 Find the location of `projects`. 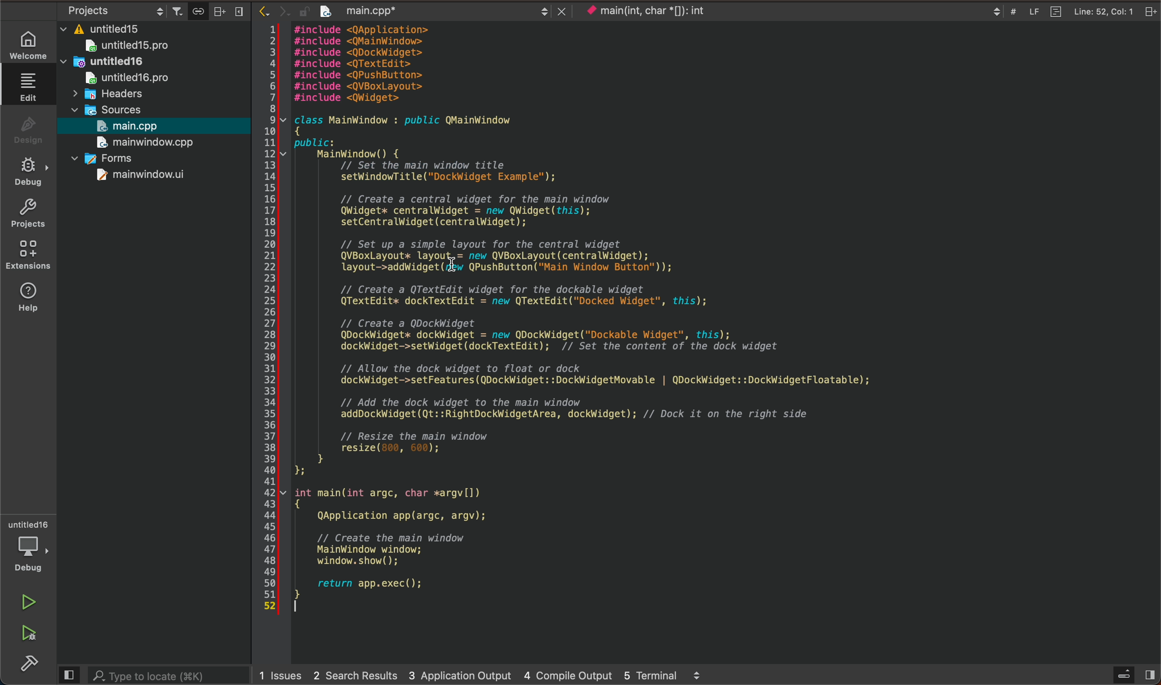

projects is located at coordinates (28, 211).